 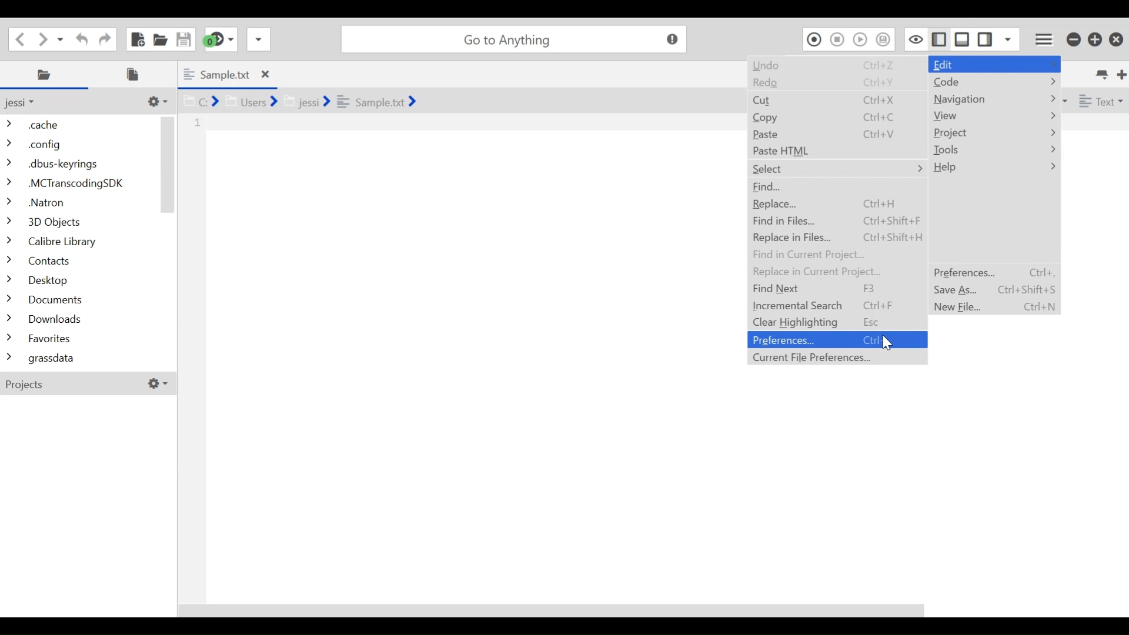 I want to click on Save Macro as Toolbox as Superscript, so click(x=884, y=39).